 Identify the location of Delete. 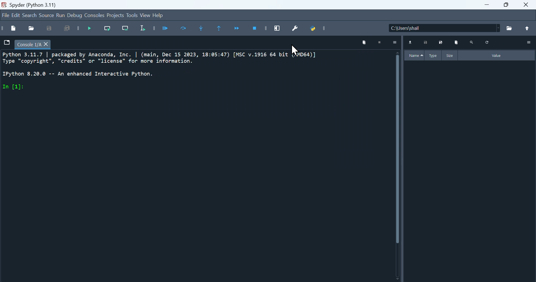
(457, 42).